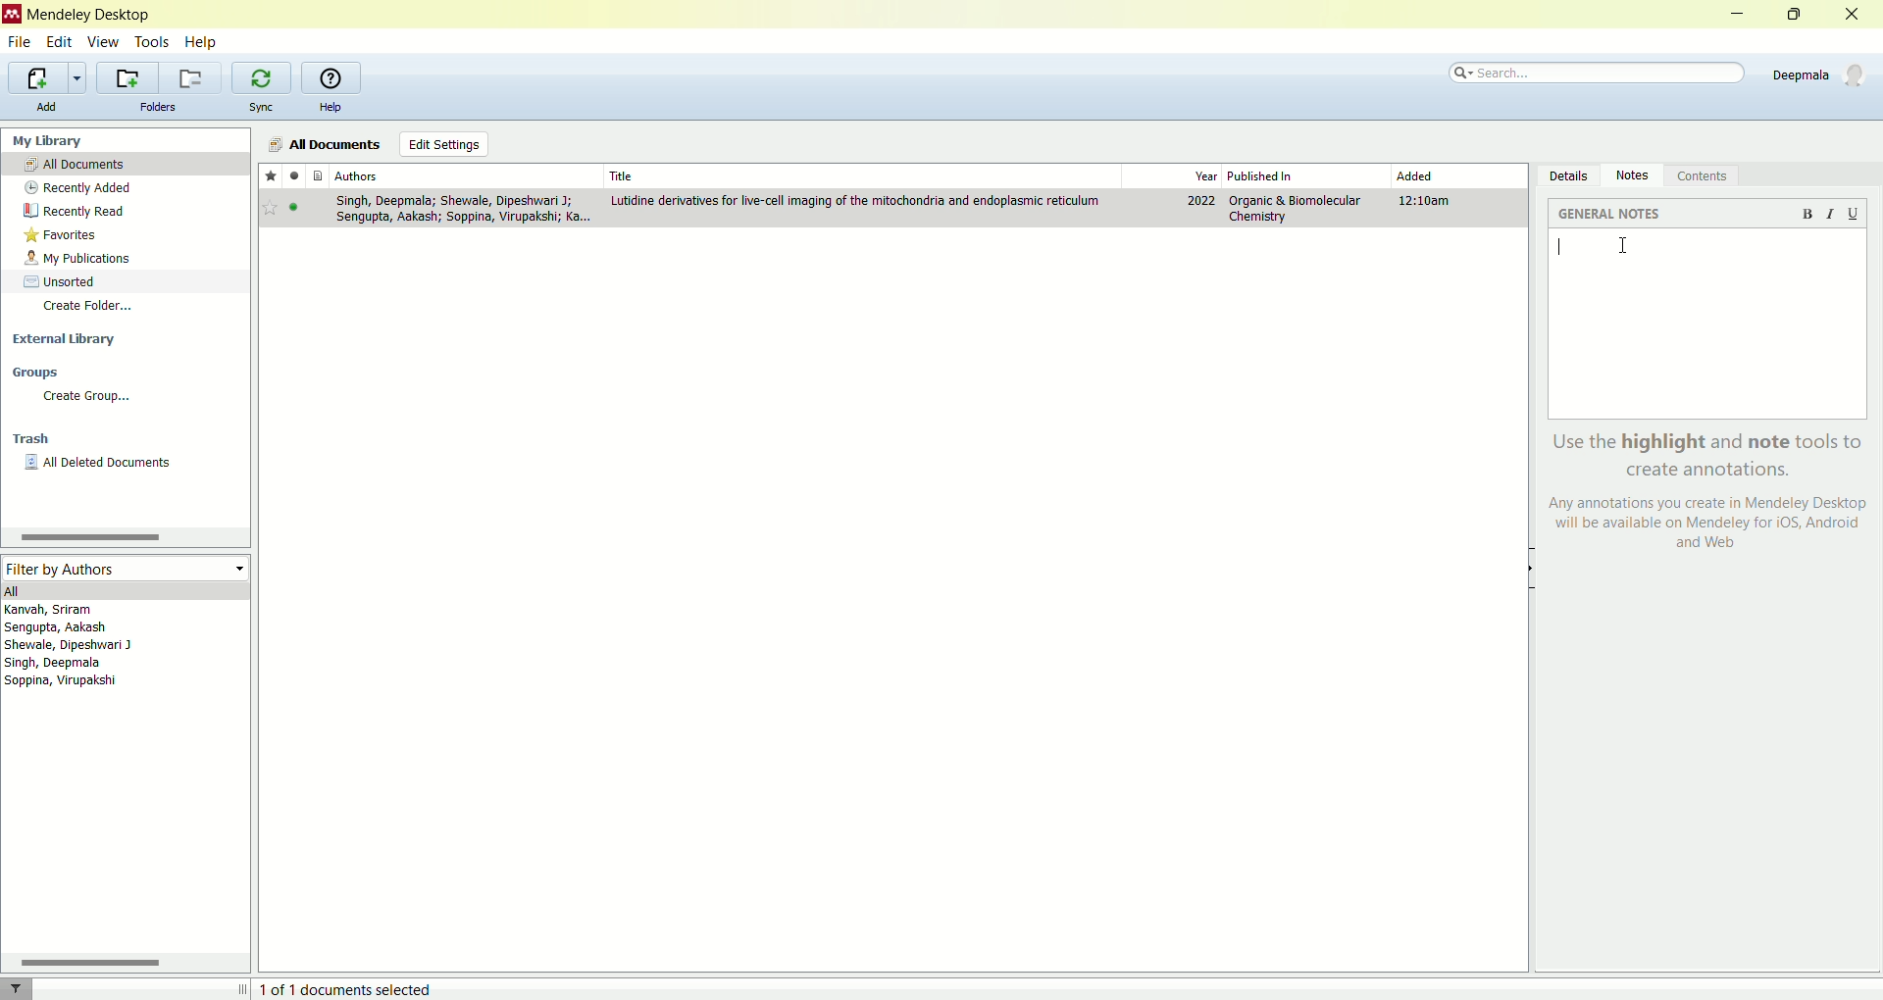  Describe the element at coordinates (126, 279) in the screenshot. I see `unsorted` at that location.